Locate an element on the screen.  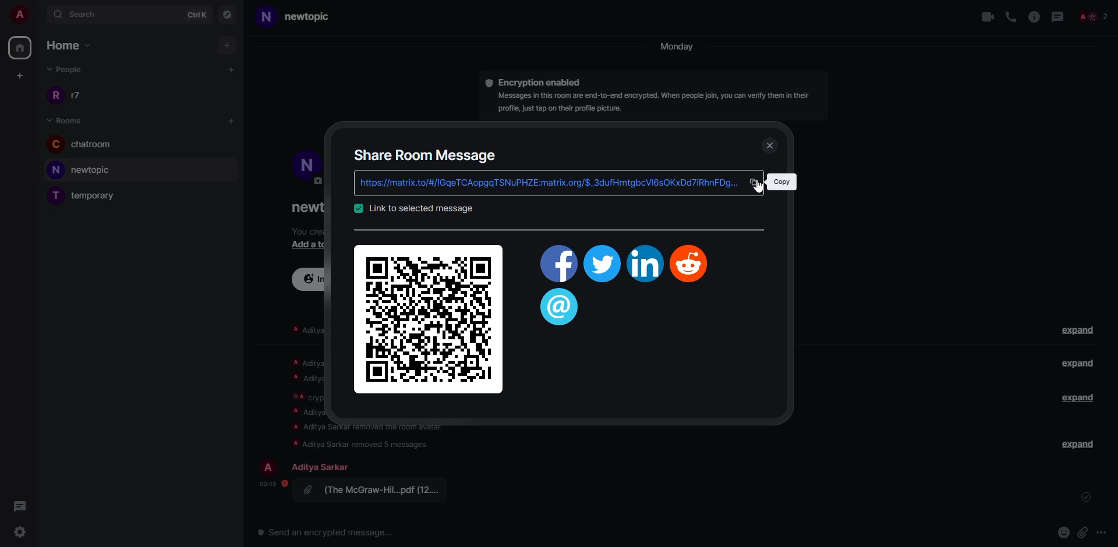
threads is located at coordinates (1056, 16).